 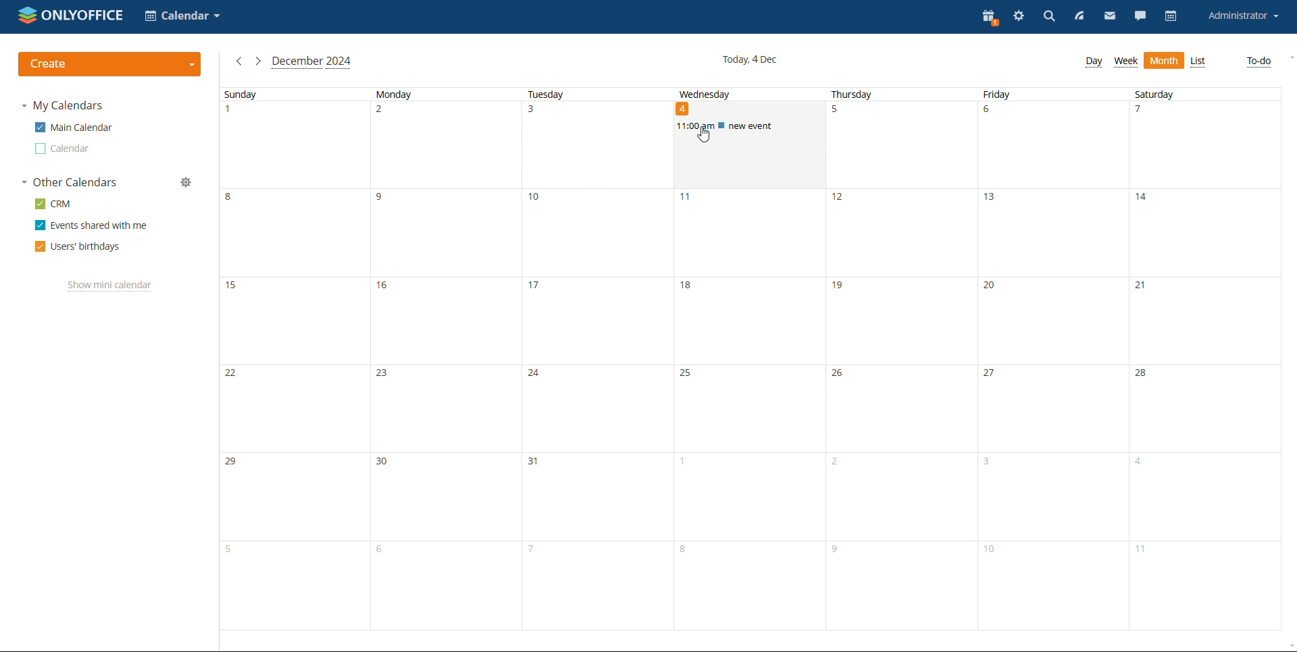 I want to click on month view, so click(x=1198, y=62).